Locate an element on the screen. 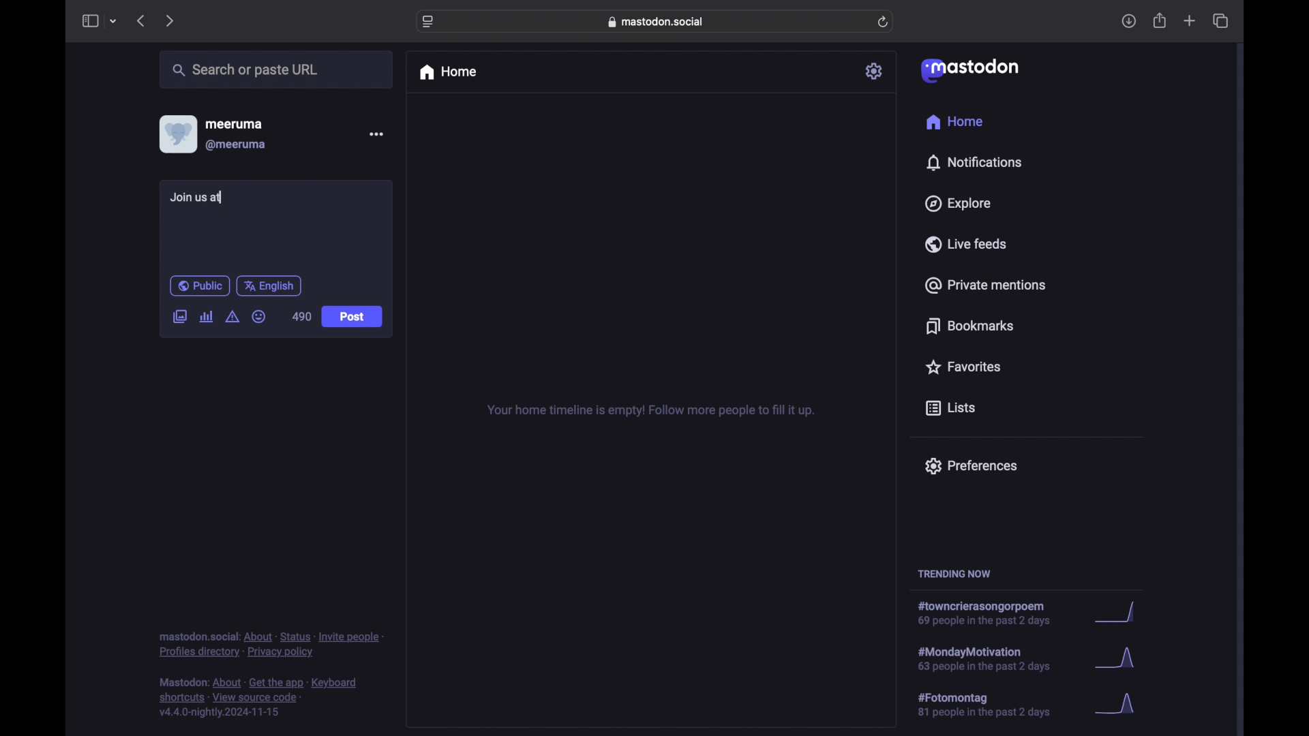  web address is located at coordinates (659, 21).